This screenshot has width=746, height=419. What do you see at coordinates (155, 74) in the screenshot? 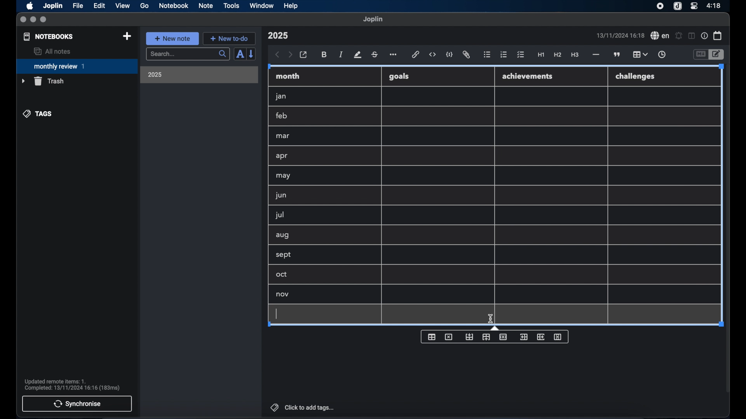
I see `2025` at bounding box center [155, 74].